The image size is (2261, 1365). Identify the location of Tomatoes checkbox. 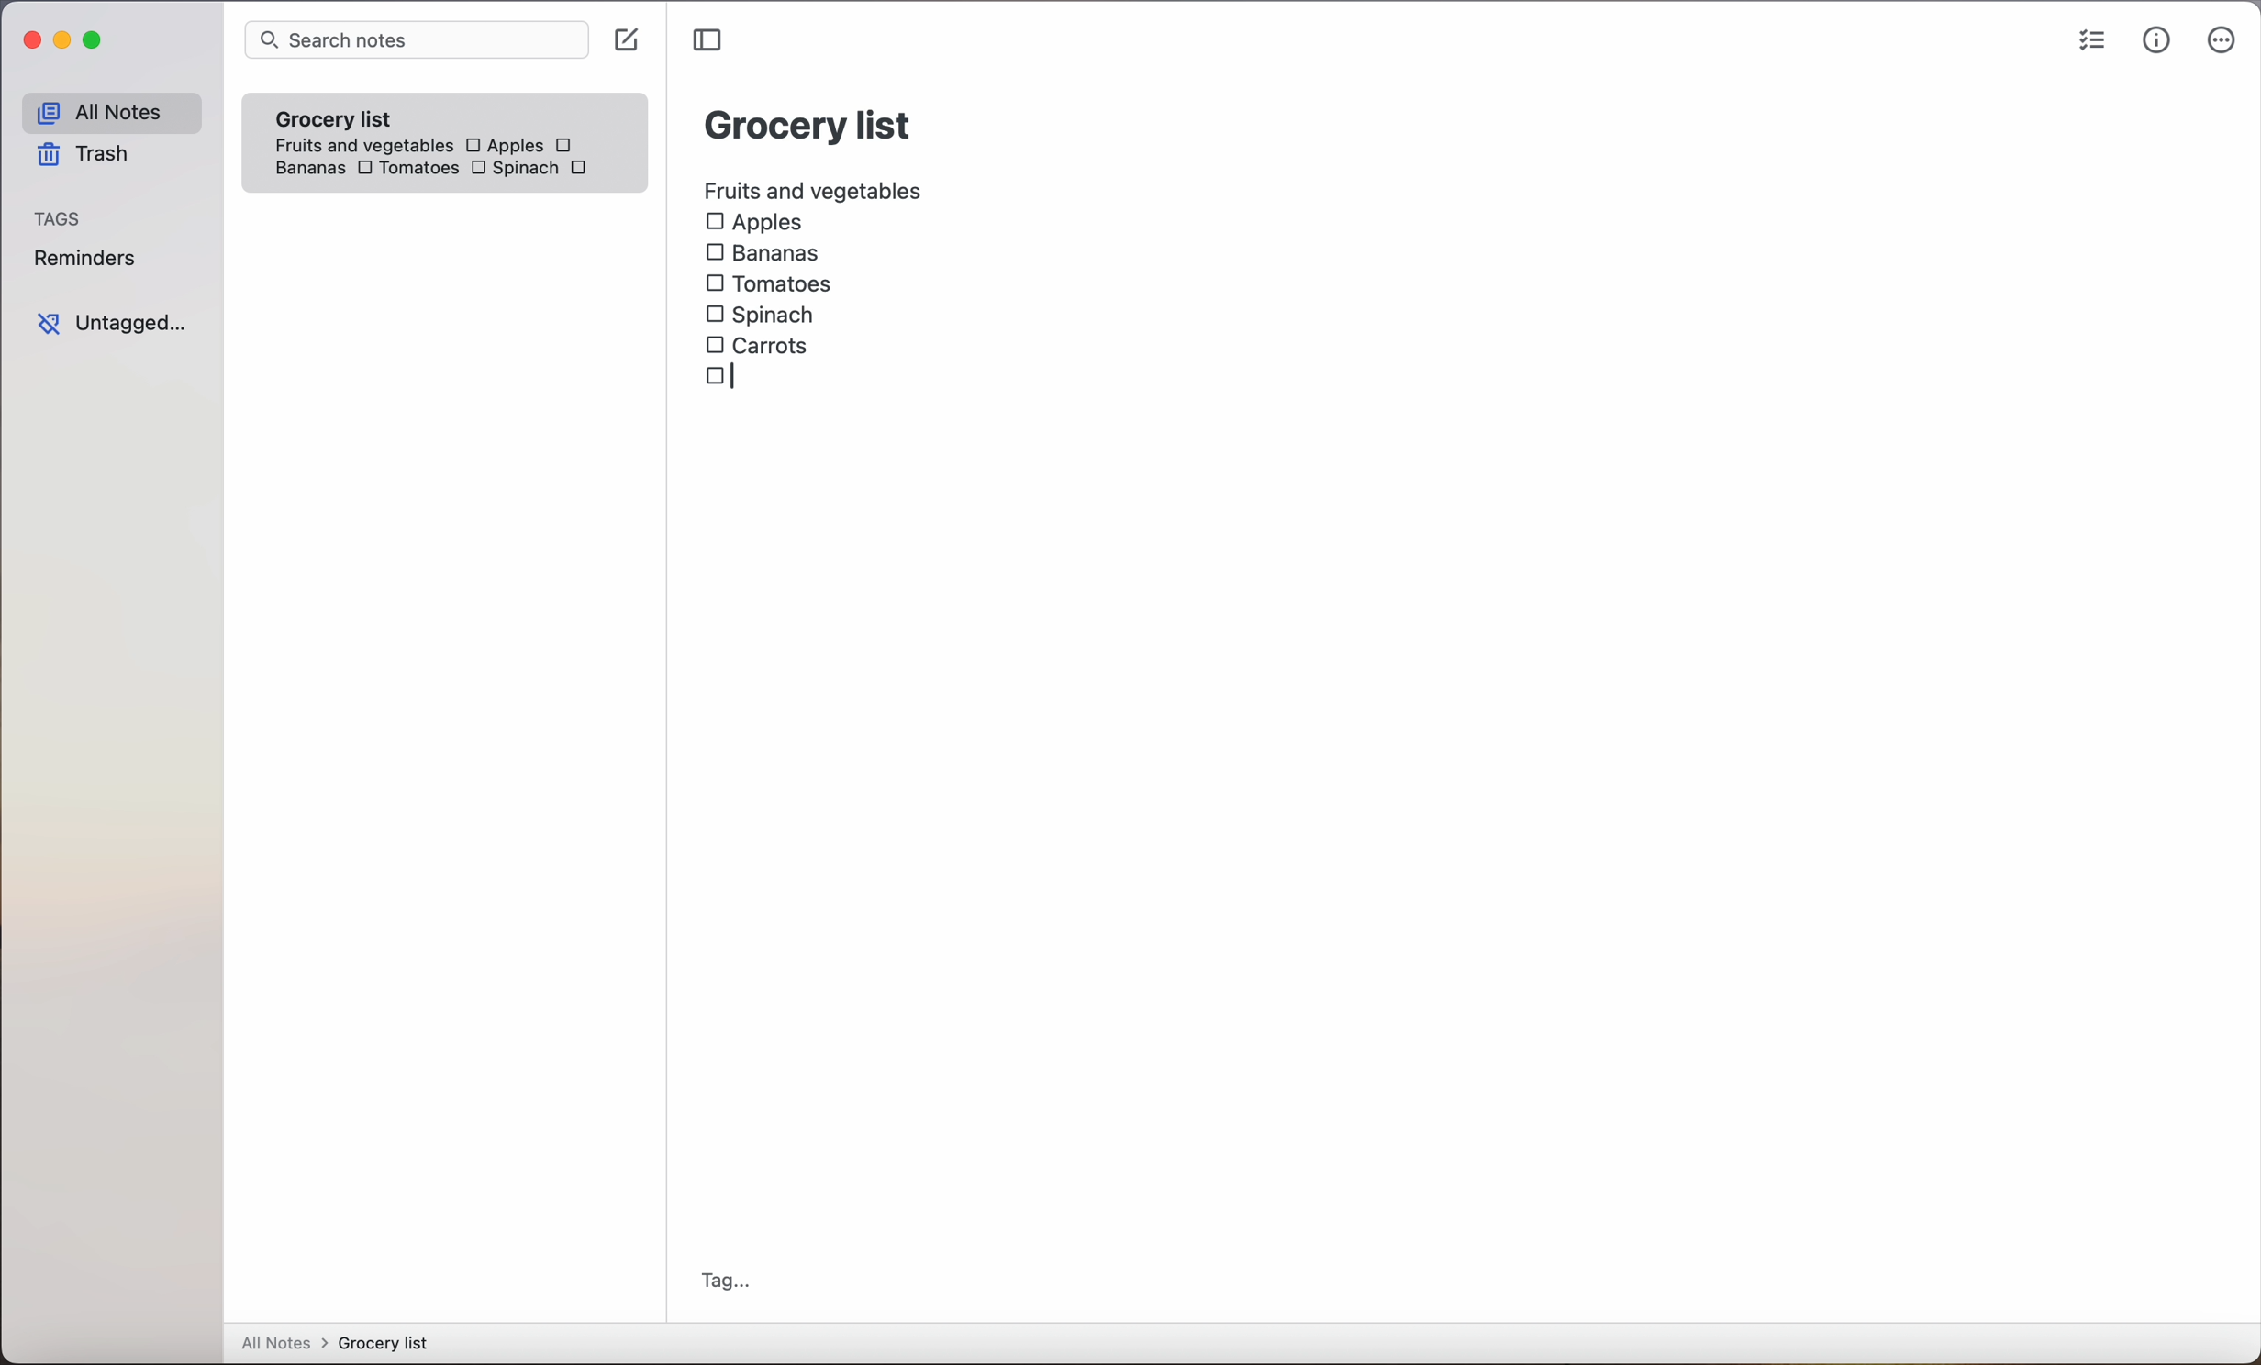
(768, 284).